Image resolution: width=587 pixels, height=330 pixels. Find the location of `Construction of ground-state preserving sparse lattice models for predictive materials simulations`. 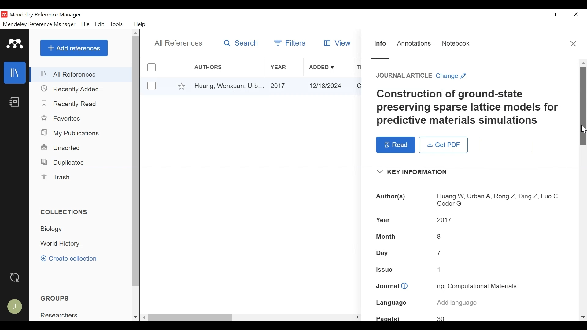

Construction of ground-state preserving sparse lattice models for predictive materials simulations is located at coordinates (468, 108).